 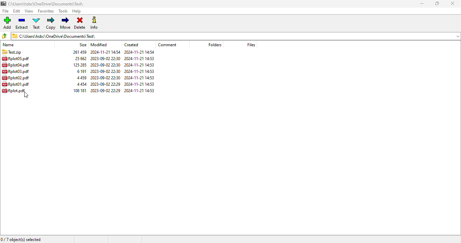 What do you see at coordinates (142, 90) in the screenshot?
I see ` 2024-11-21 14:53` at bounding box center [142, 90].